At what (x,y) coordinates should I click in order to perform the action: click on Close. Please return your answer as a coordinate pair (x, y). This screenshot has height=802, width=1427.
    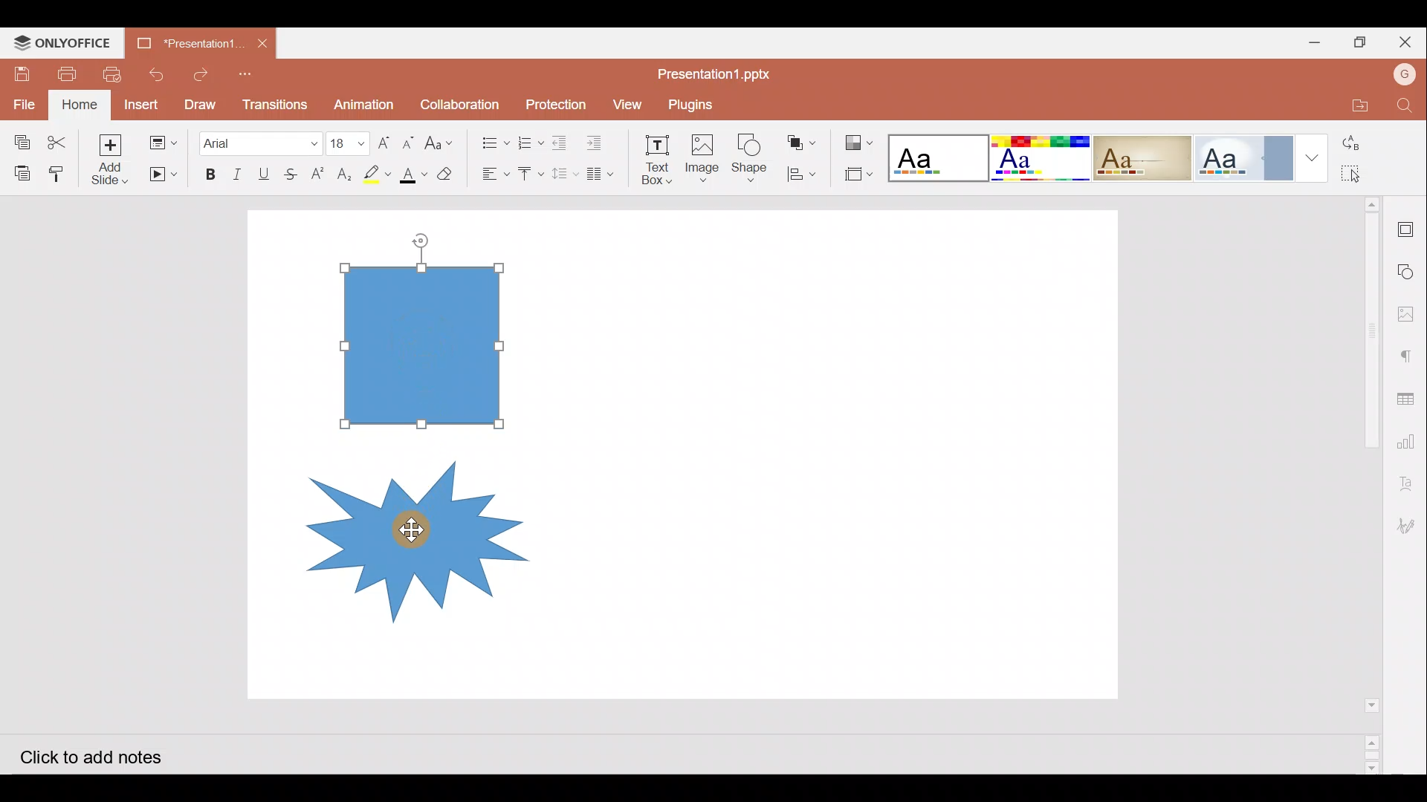
    Looking at the image, I should click on (1408, 42).